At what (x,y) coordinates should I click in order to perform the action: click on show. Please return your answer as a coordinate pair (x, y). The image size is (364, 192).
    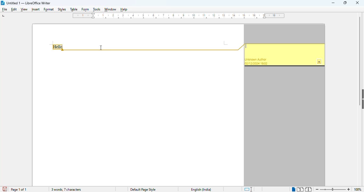
    Looking at the image, I should click on (362, 99).